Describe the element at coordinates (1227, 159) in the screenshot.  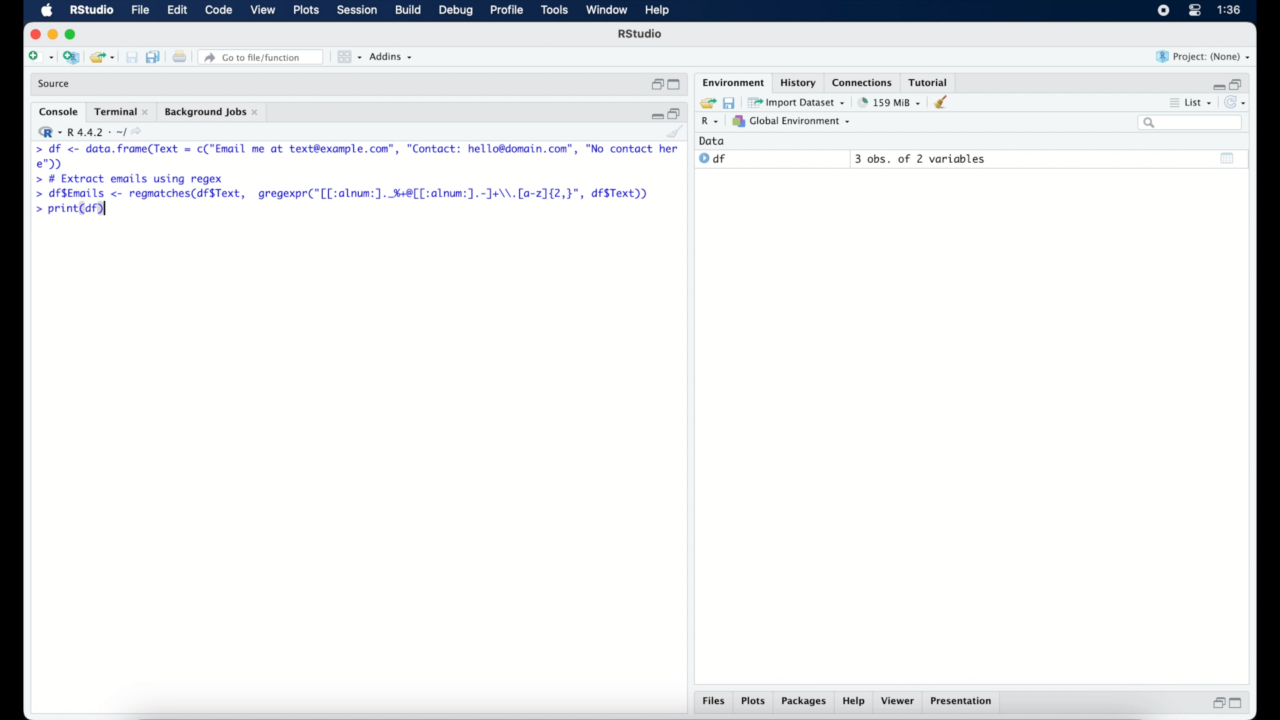
I see `show output window` at that location.